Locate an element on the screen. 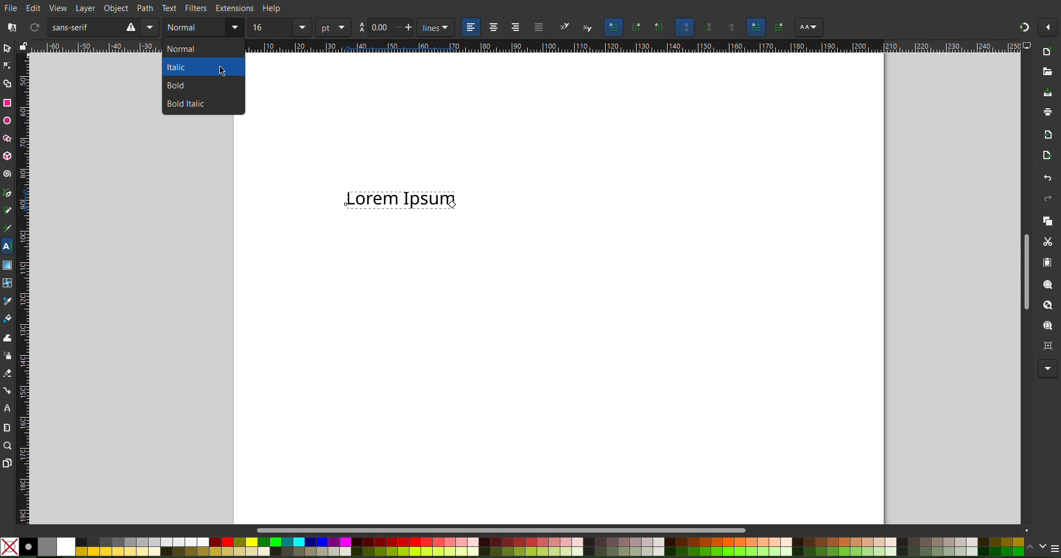 This screenshot has width=1061, height=558. Options is located at coordinates (1049, 28).